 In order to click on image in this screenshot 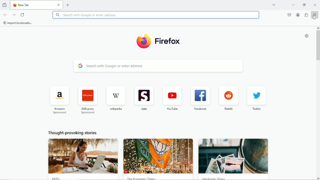, I will do `click(83, 156)`.